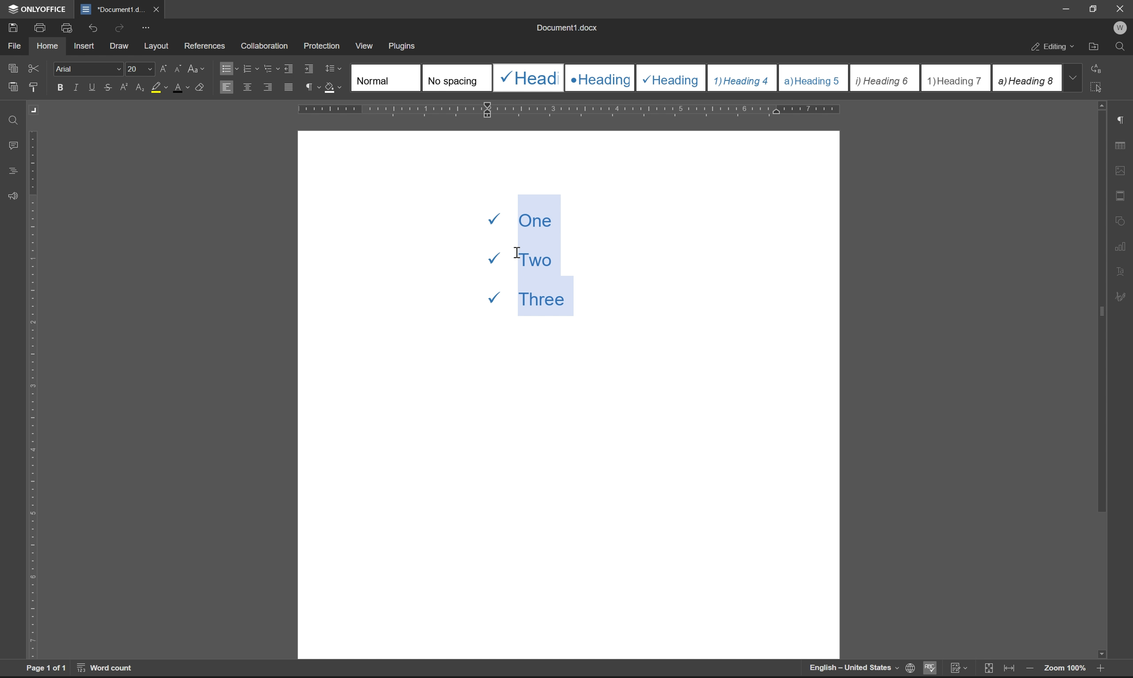 The image size is (1133, 678). Describe the element at coordinates (35, 68) in the screenshot. I see `cut` at that location.